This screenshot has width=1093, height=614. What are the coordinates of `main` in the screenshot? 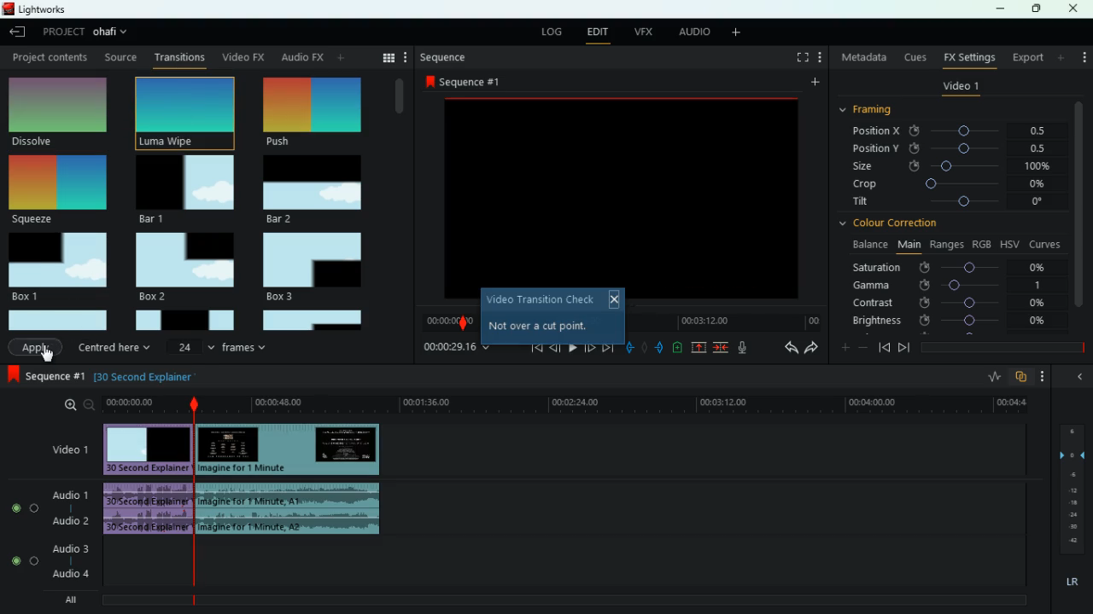 It's located at (909, 243).